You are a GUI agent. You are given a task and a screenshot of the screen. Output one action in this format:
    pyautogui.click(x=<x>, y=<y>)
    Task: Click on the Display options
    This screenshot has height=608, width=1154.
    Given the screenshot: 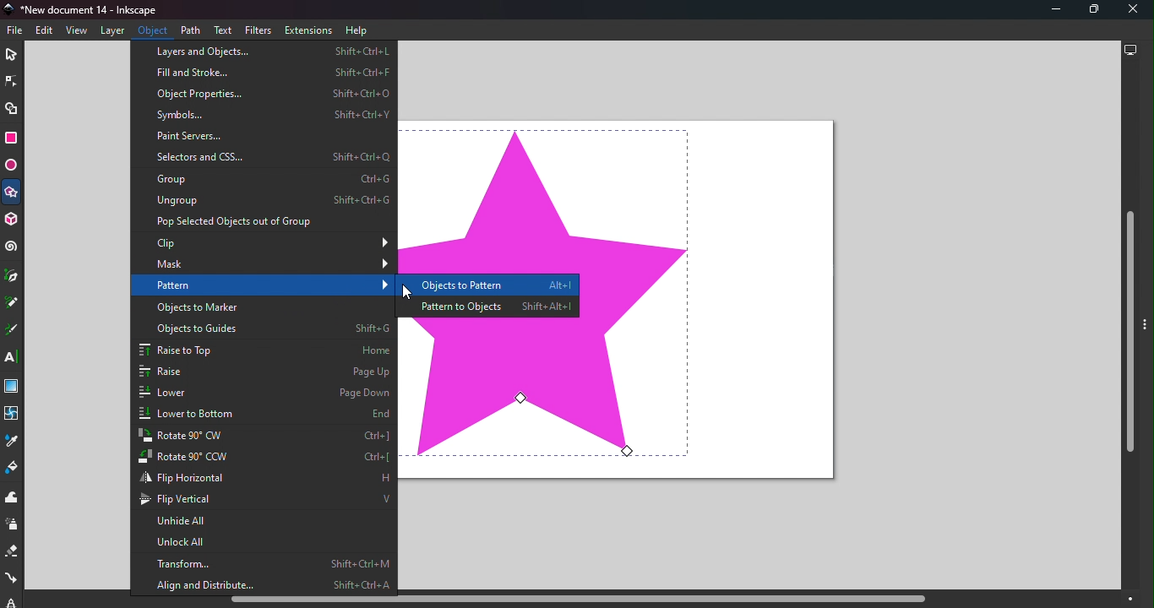 What is the action you would take?
    pyautogui.click(x=1130, y=52)
    